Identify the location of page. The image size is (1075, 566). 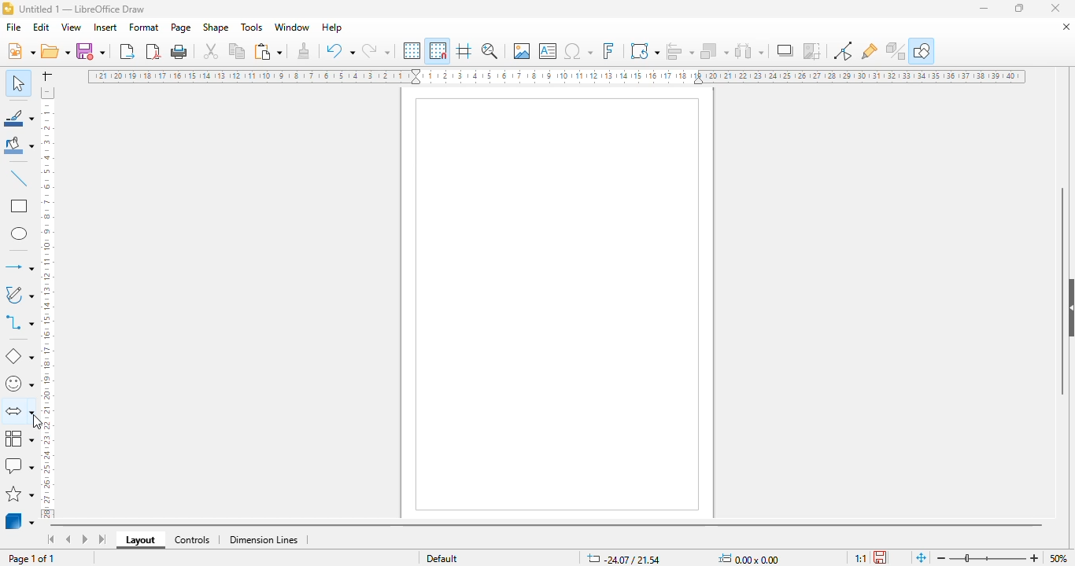
(557, 303).